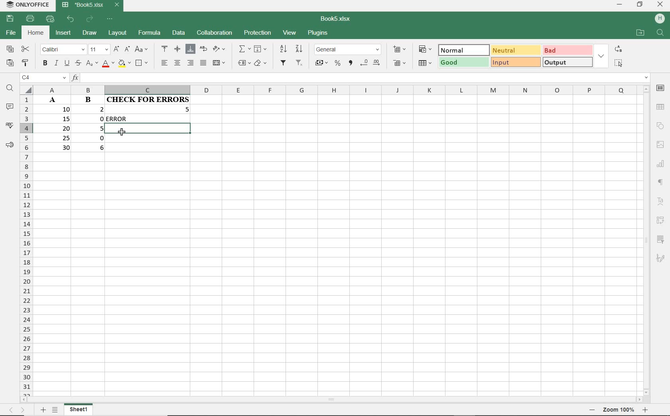 This screenshot has width=670, height=416. What do you see at coordinates (568, 50) in the screenshot?
I see `BAD` at bounding box center [568, 50].